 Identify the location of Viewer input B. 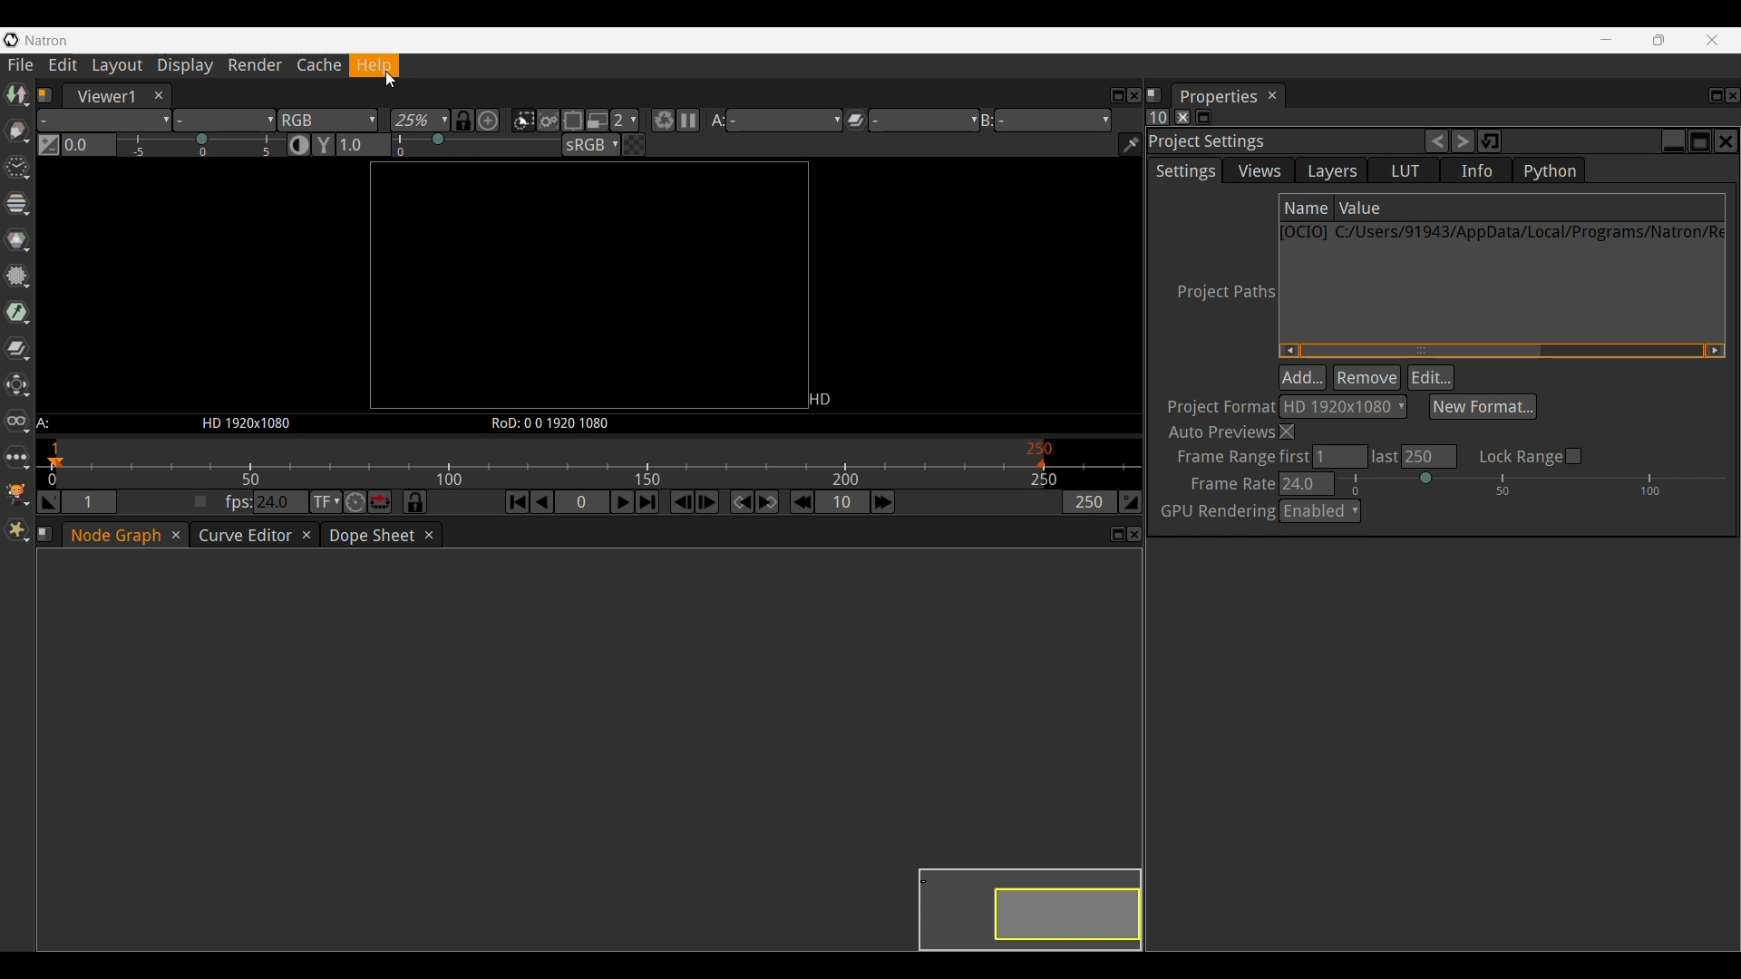
(1046, 119).